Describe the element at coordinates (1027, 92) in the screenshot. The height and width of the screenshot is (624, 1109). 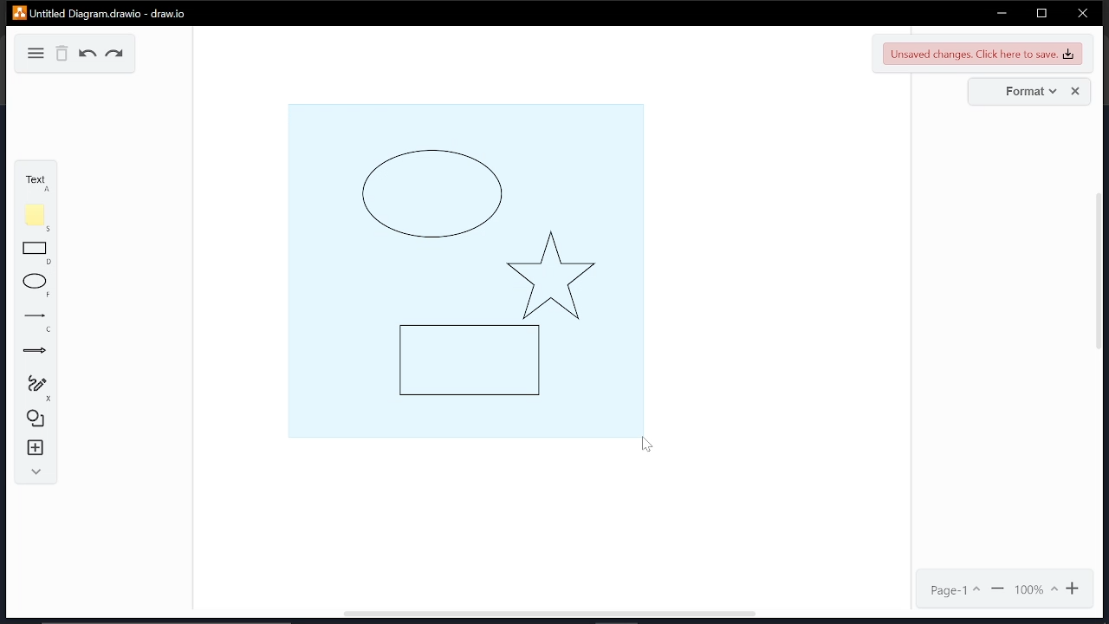
I see `format` at that location.